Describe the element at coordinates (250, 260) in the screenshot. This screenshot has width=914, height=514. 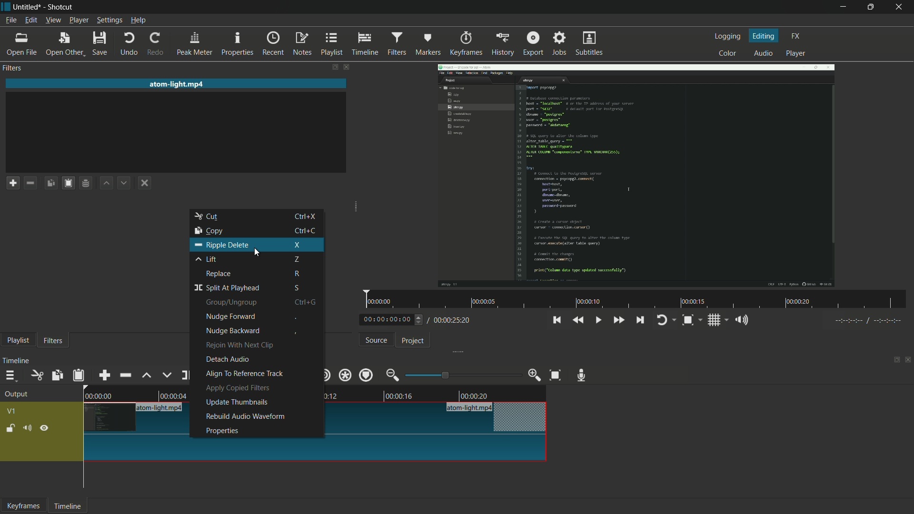
I see `lift` at that location.